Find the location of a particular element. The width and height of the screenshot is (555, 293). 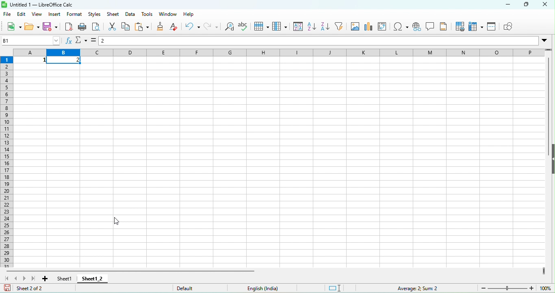

row is located at coordinates (263, 28).